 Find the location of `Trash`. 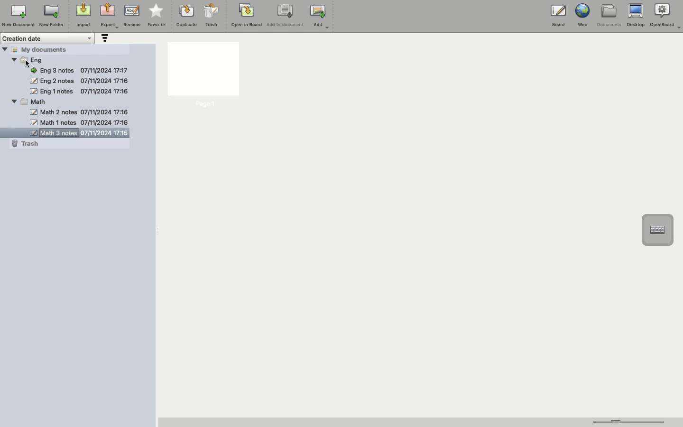

Trash is located at coordinates (25, 145).